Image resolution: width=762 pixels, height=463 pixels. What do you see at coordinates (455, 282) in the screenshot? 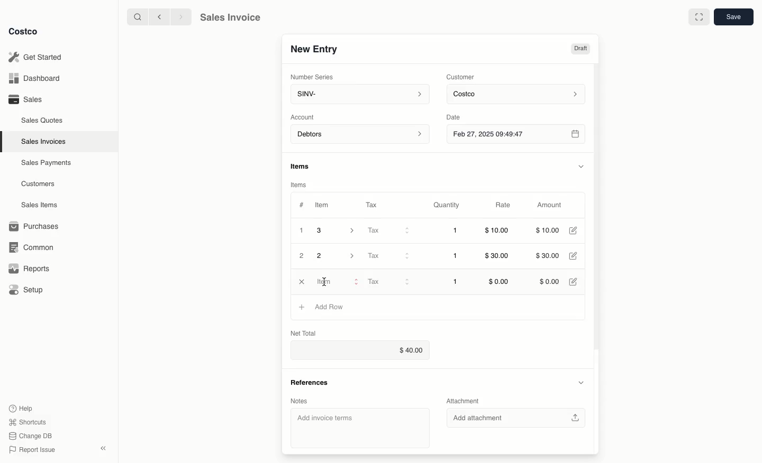
I see `1` at bounding box center [455, 282].